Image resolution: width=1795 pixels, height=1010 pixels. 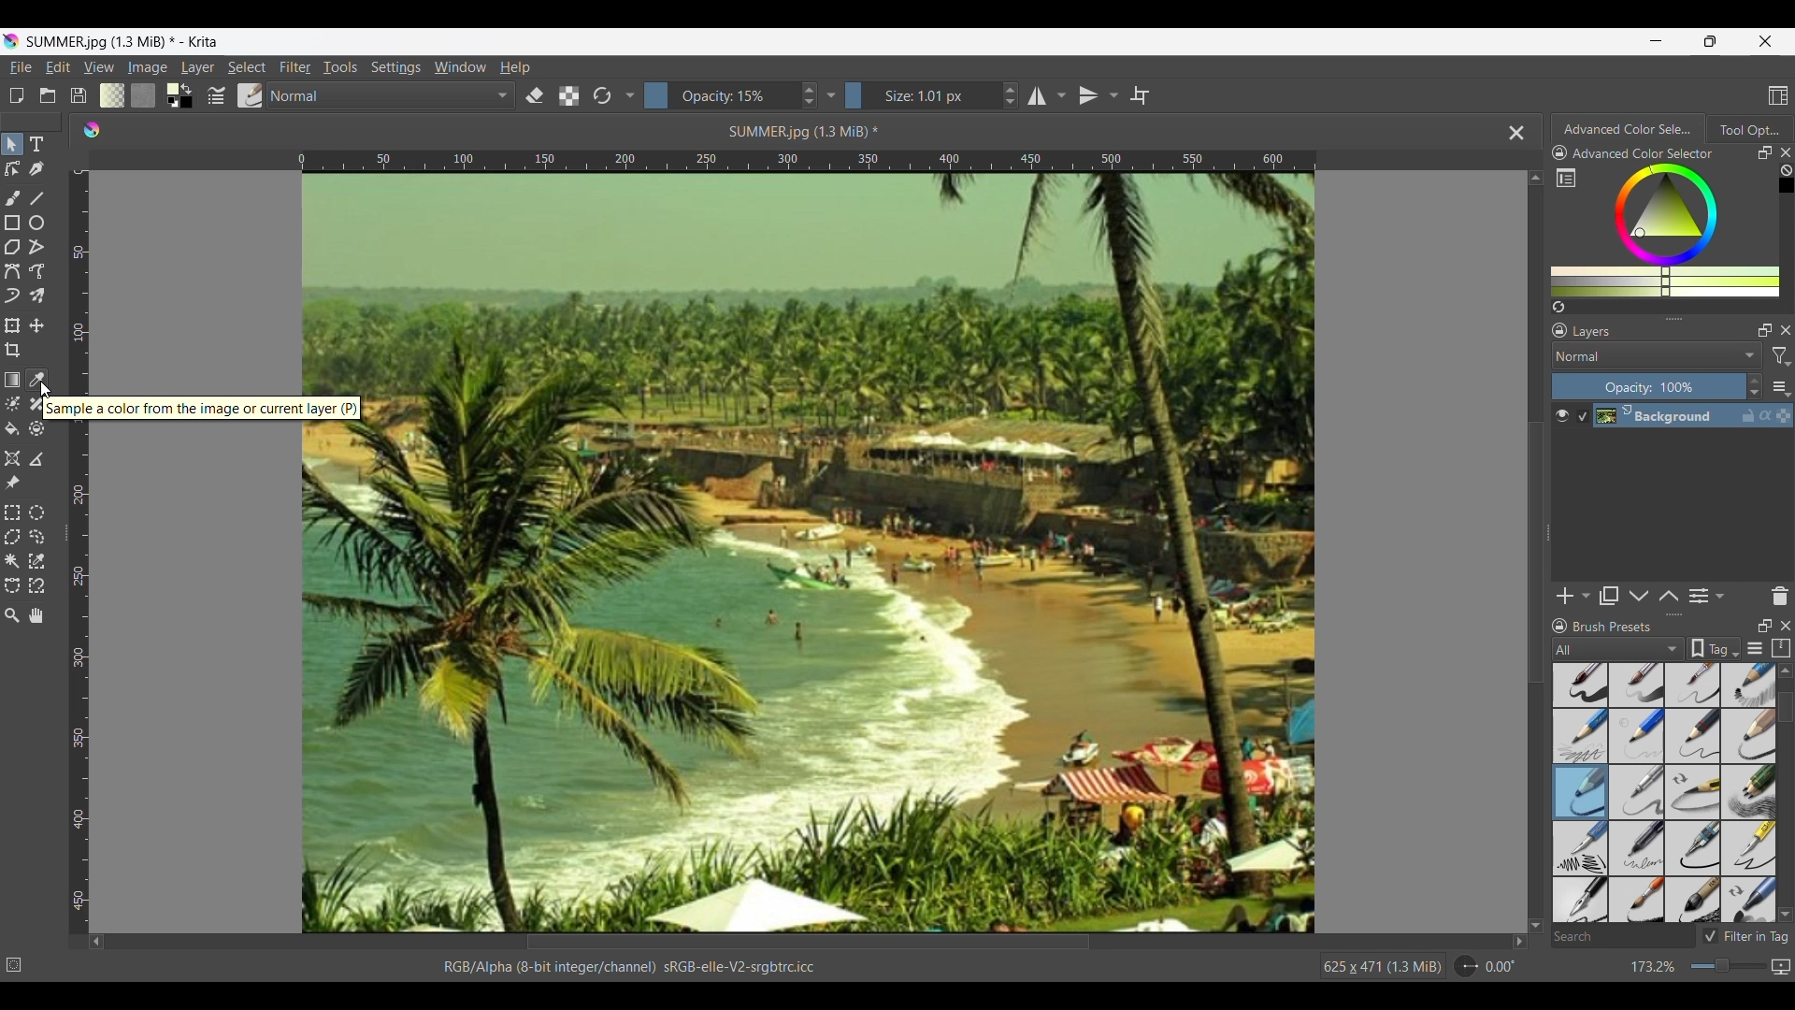 What do you see at coordinates (1781, 967) in the screenshot?
I see `Current mapping` at bounding box center [1781, 967].